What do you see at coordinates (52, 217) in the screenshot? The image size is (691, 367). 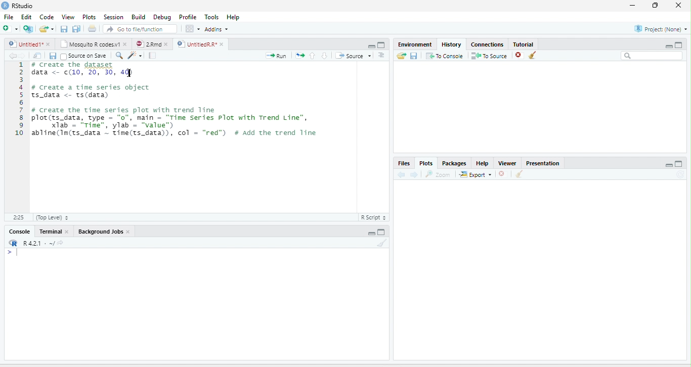 I see `(Top Level)` at bounding box center [52, 217].